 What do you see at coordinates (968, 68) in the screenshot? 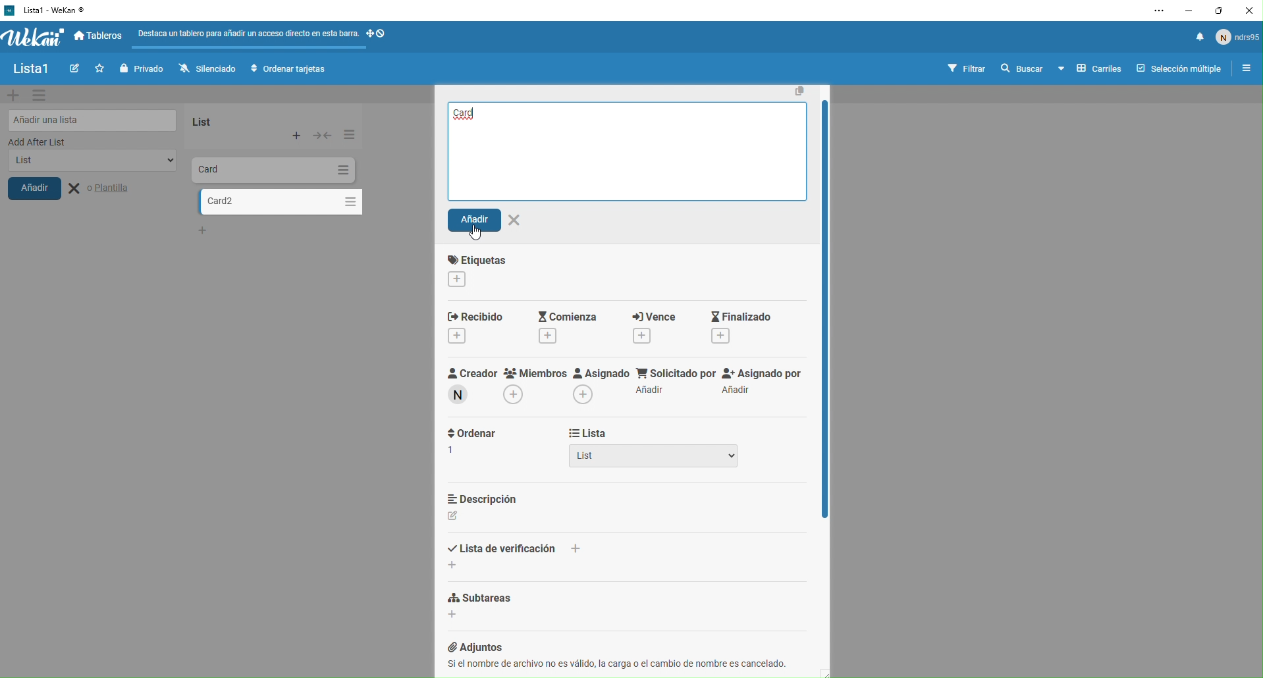
I see `filtrar` at bounding box center [968, 68].